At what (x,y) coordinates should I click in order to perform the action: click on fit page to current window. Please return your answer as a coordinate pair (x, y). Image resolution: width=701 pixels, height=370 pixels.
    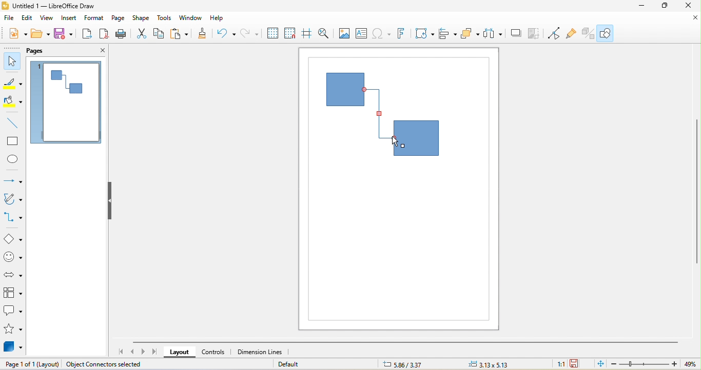
    Looking at the image, I should click on (599, 365).